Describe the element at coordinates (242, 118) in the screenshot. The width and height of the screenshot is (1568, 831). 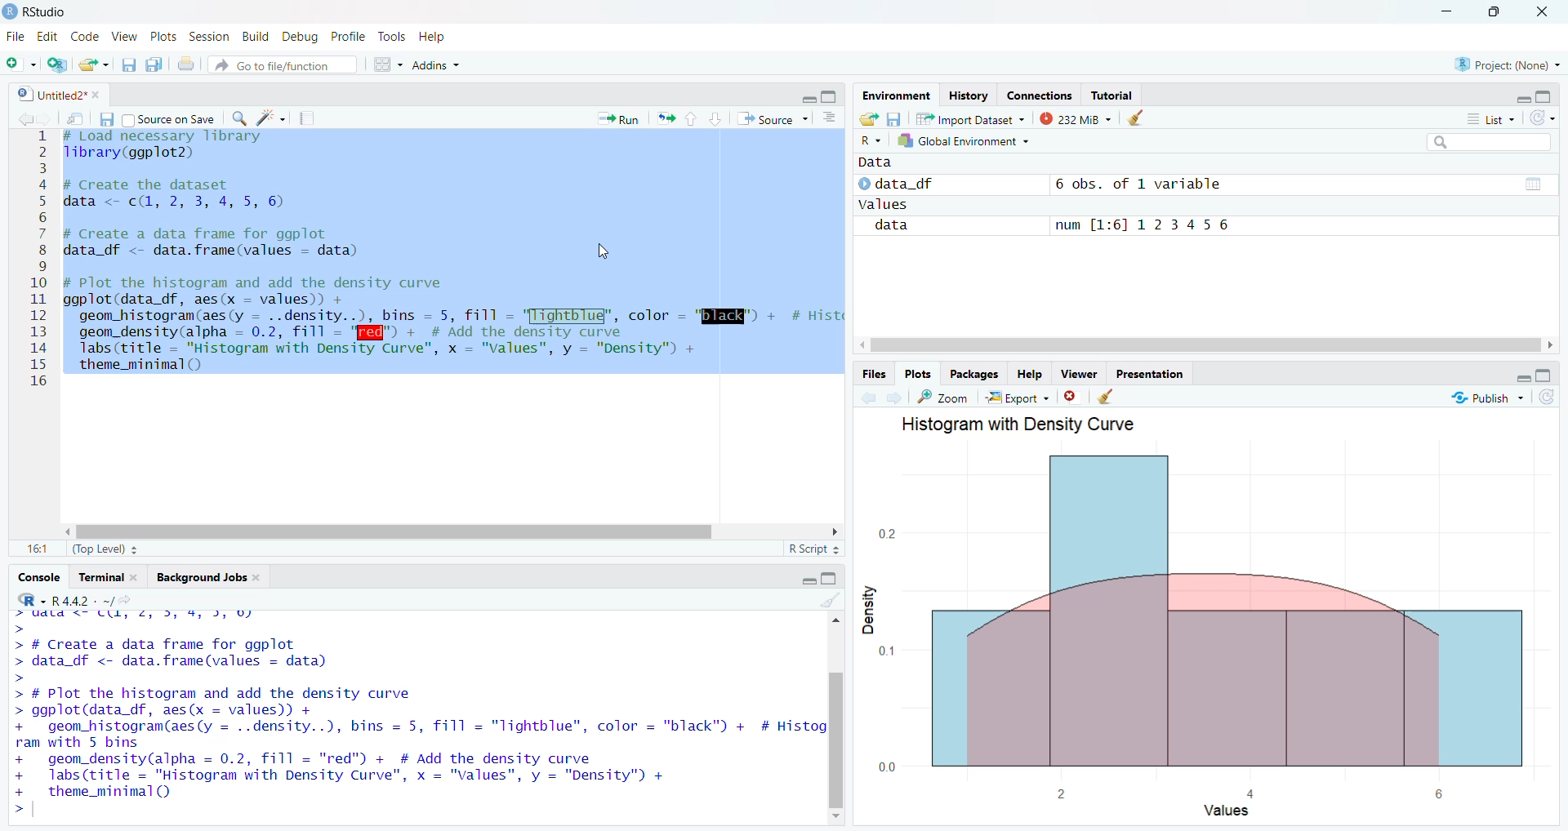
I see `find/replace` at that location.